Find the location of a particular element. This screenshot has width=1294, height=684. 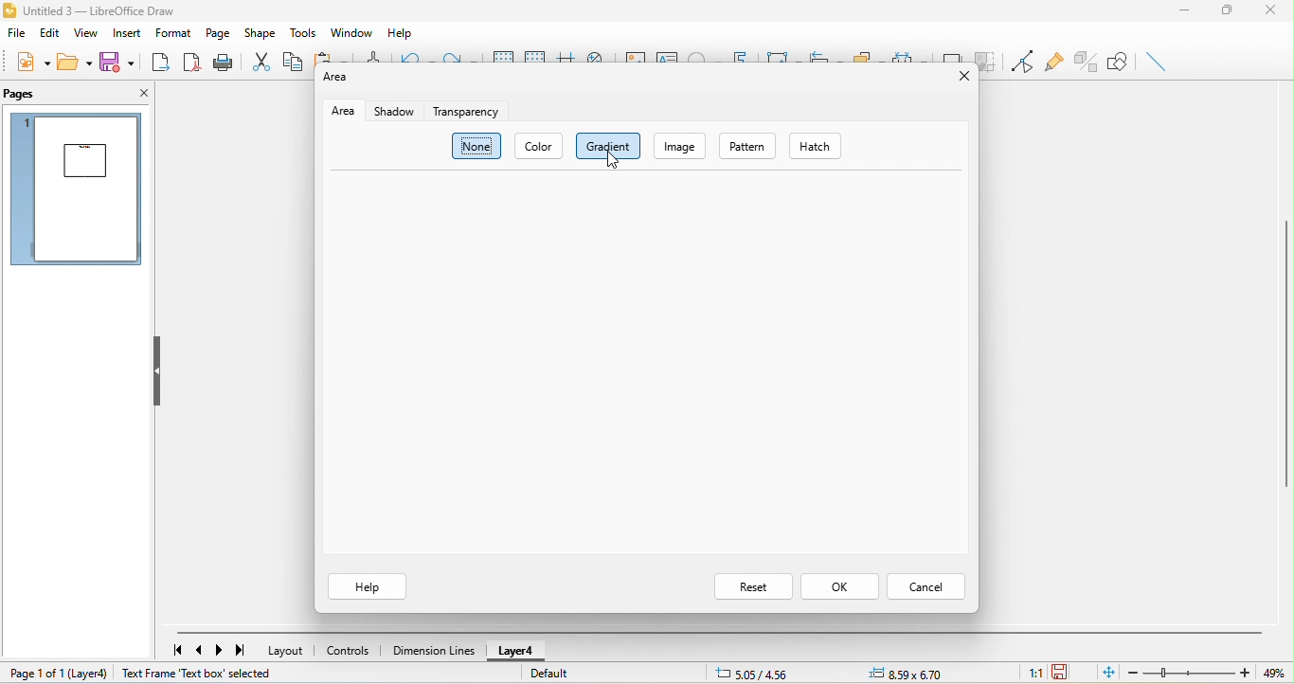

pages is located at coordinates (29, 97).